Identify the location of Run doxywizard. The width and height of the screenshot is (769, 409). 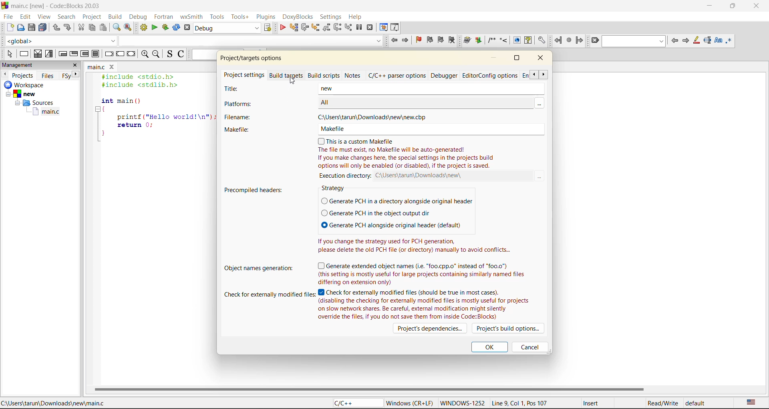
(466, 40).